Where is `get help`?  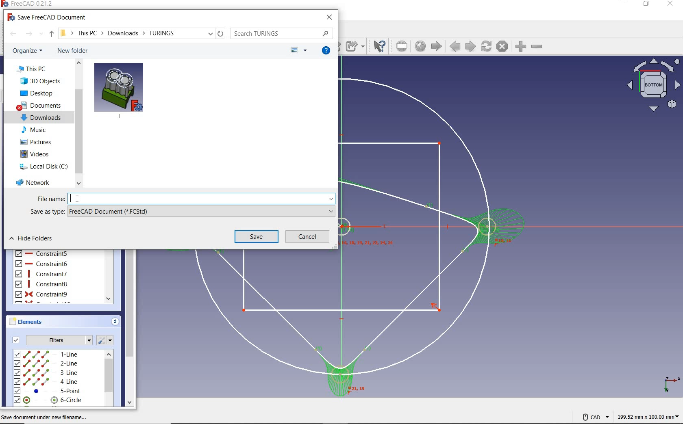 get help is located at coordinates (326, 50).